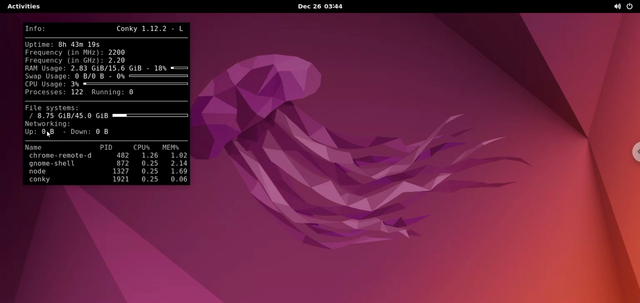 This screenshot has width=640, height=303. Describe the element at coordinates (26, 6) in the screenshot. I see `Activities ` at that location.